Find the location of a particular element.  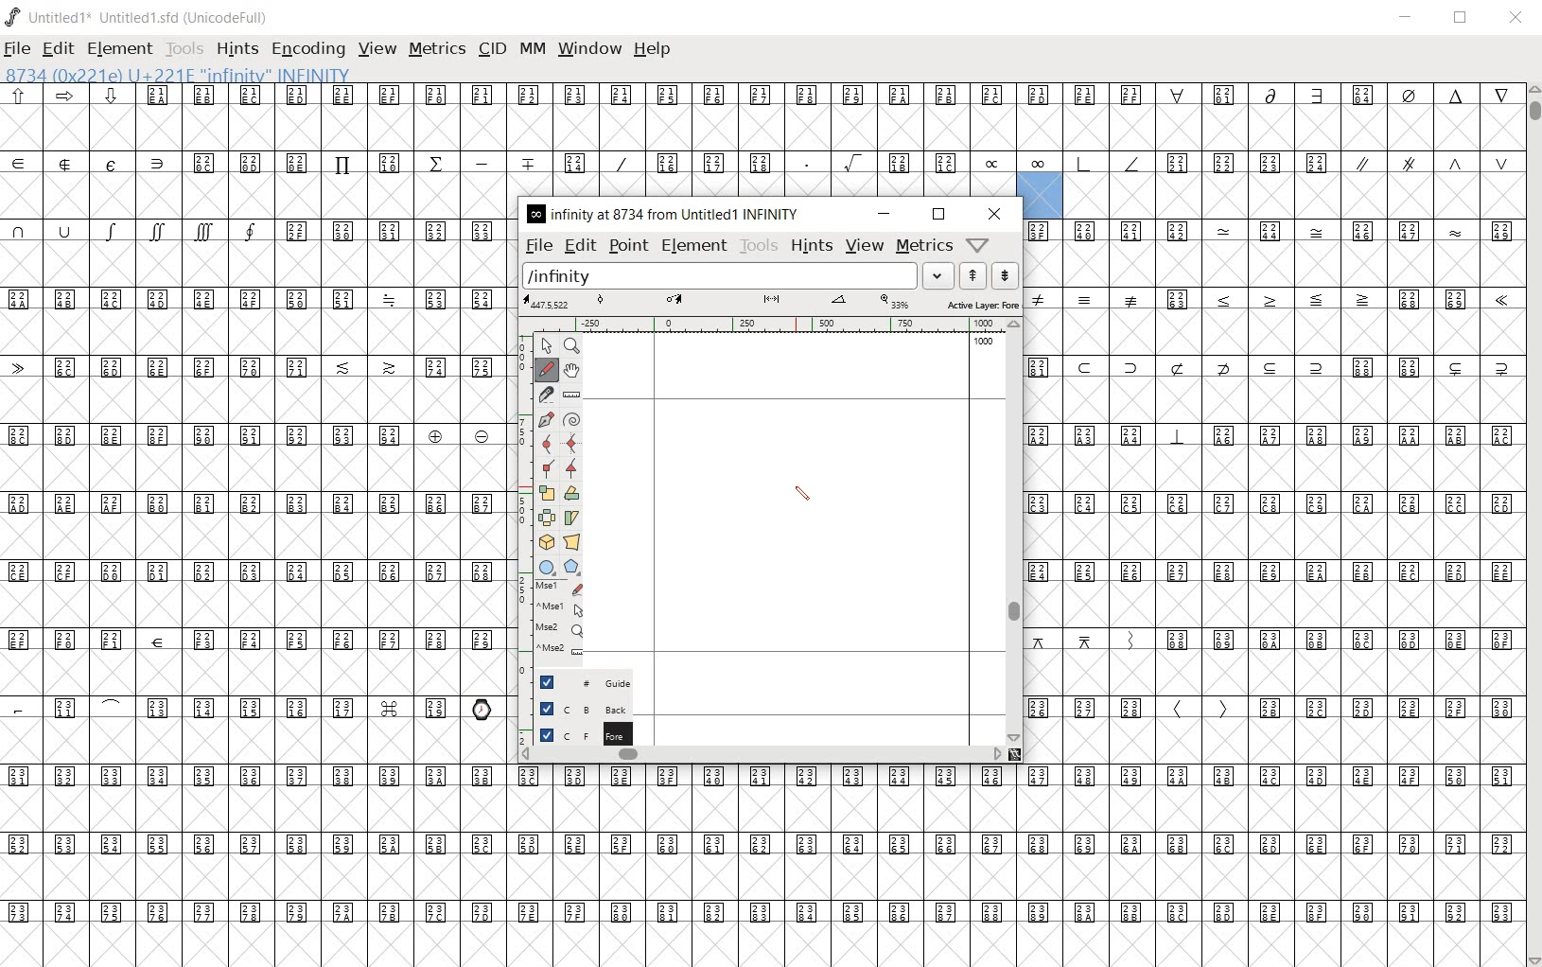

perform a perspective transformation on the selection is located at coordinates (572, 541).